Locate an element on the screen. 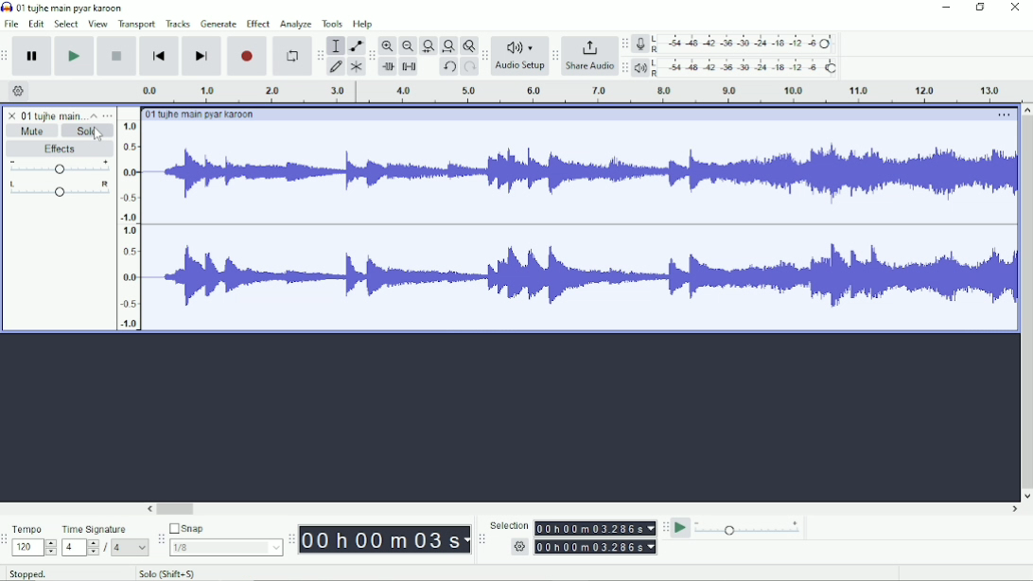 The width and height of the screenshot is (1033, 581). View is located at coordinates (98, 23).